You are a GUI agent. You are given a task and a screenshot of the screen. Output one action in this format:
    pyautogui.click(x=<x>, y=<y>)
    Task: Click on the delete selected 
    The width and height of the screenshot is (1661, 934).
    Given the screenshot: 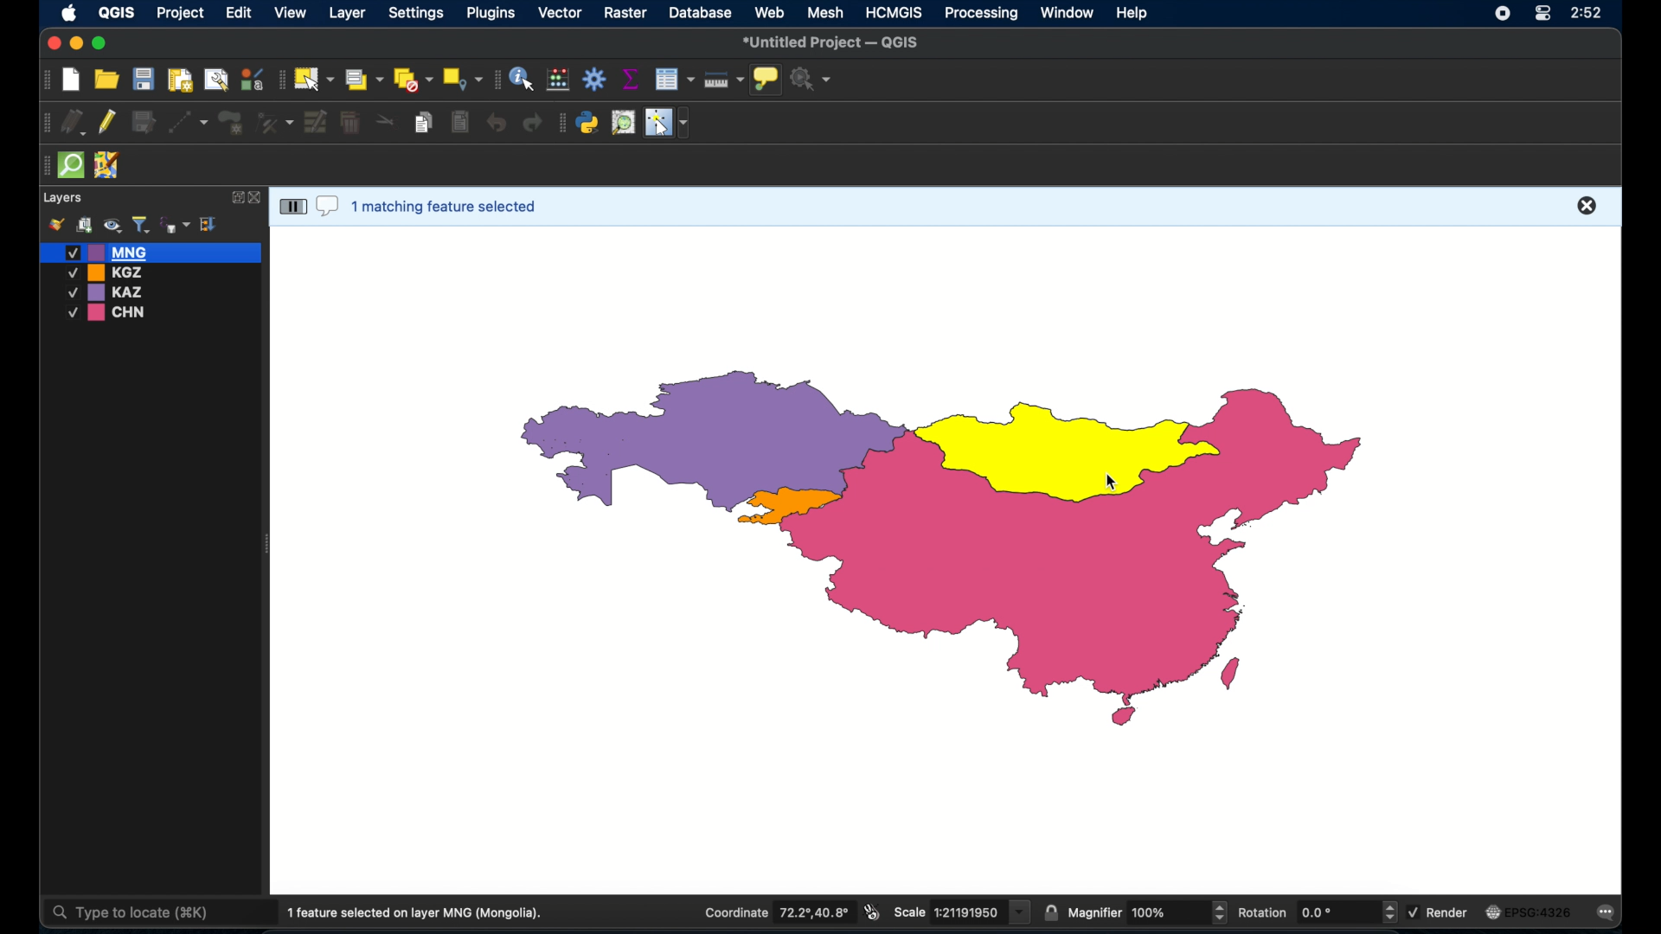 What is the action you would take?
    pyautogui.click(x=352, y=124)
    